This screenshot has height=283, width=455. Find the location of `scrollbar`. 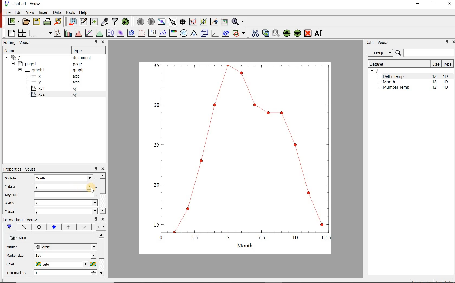

scrollbar is located at coordinates (102, 194).